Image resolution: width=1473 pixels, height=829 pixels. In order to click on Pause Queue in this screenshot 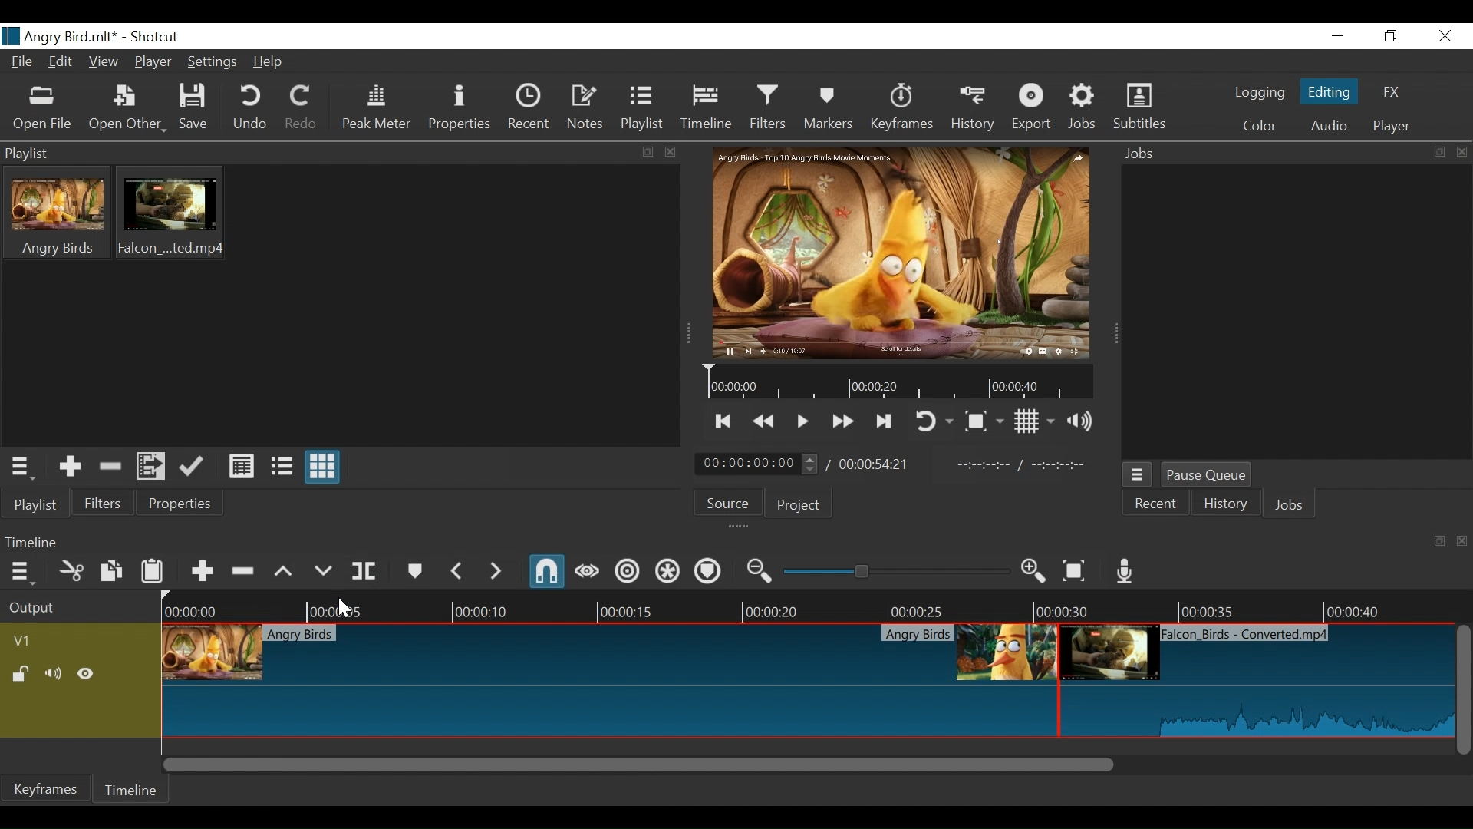, I will do `click(1210, 476)`.